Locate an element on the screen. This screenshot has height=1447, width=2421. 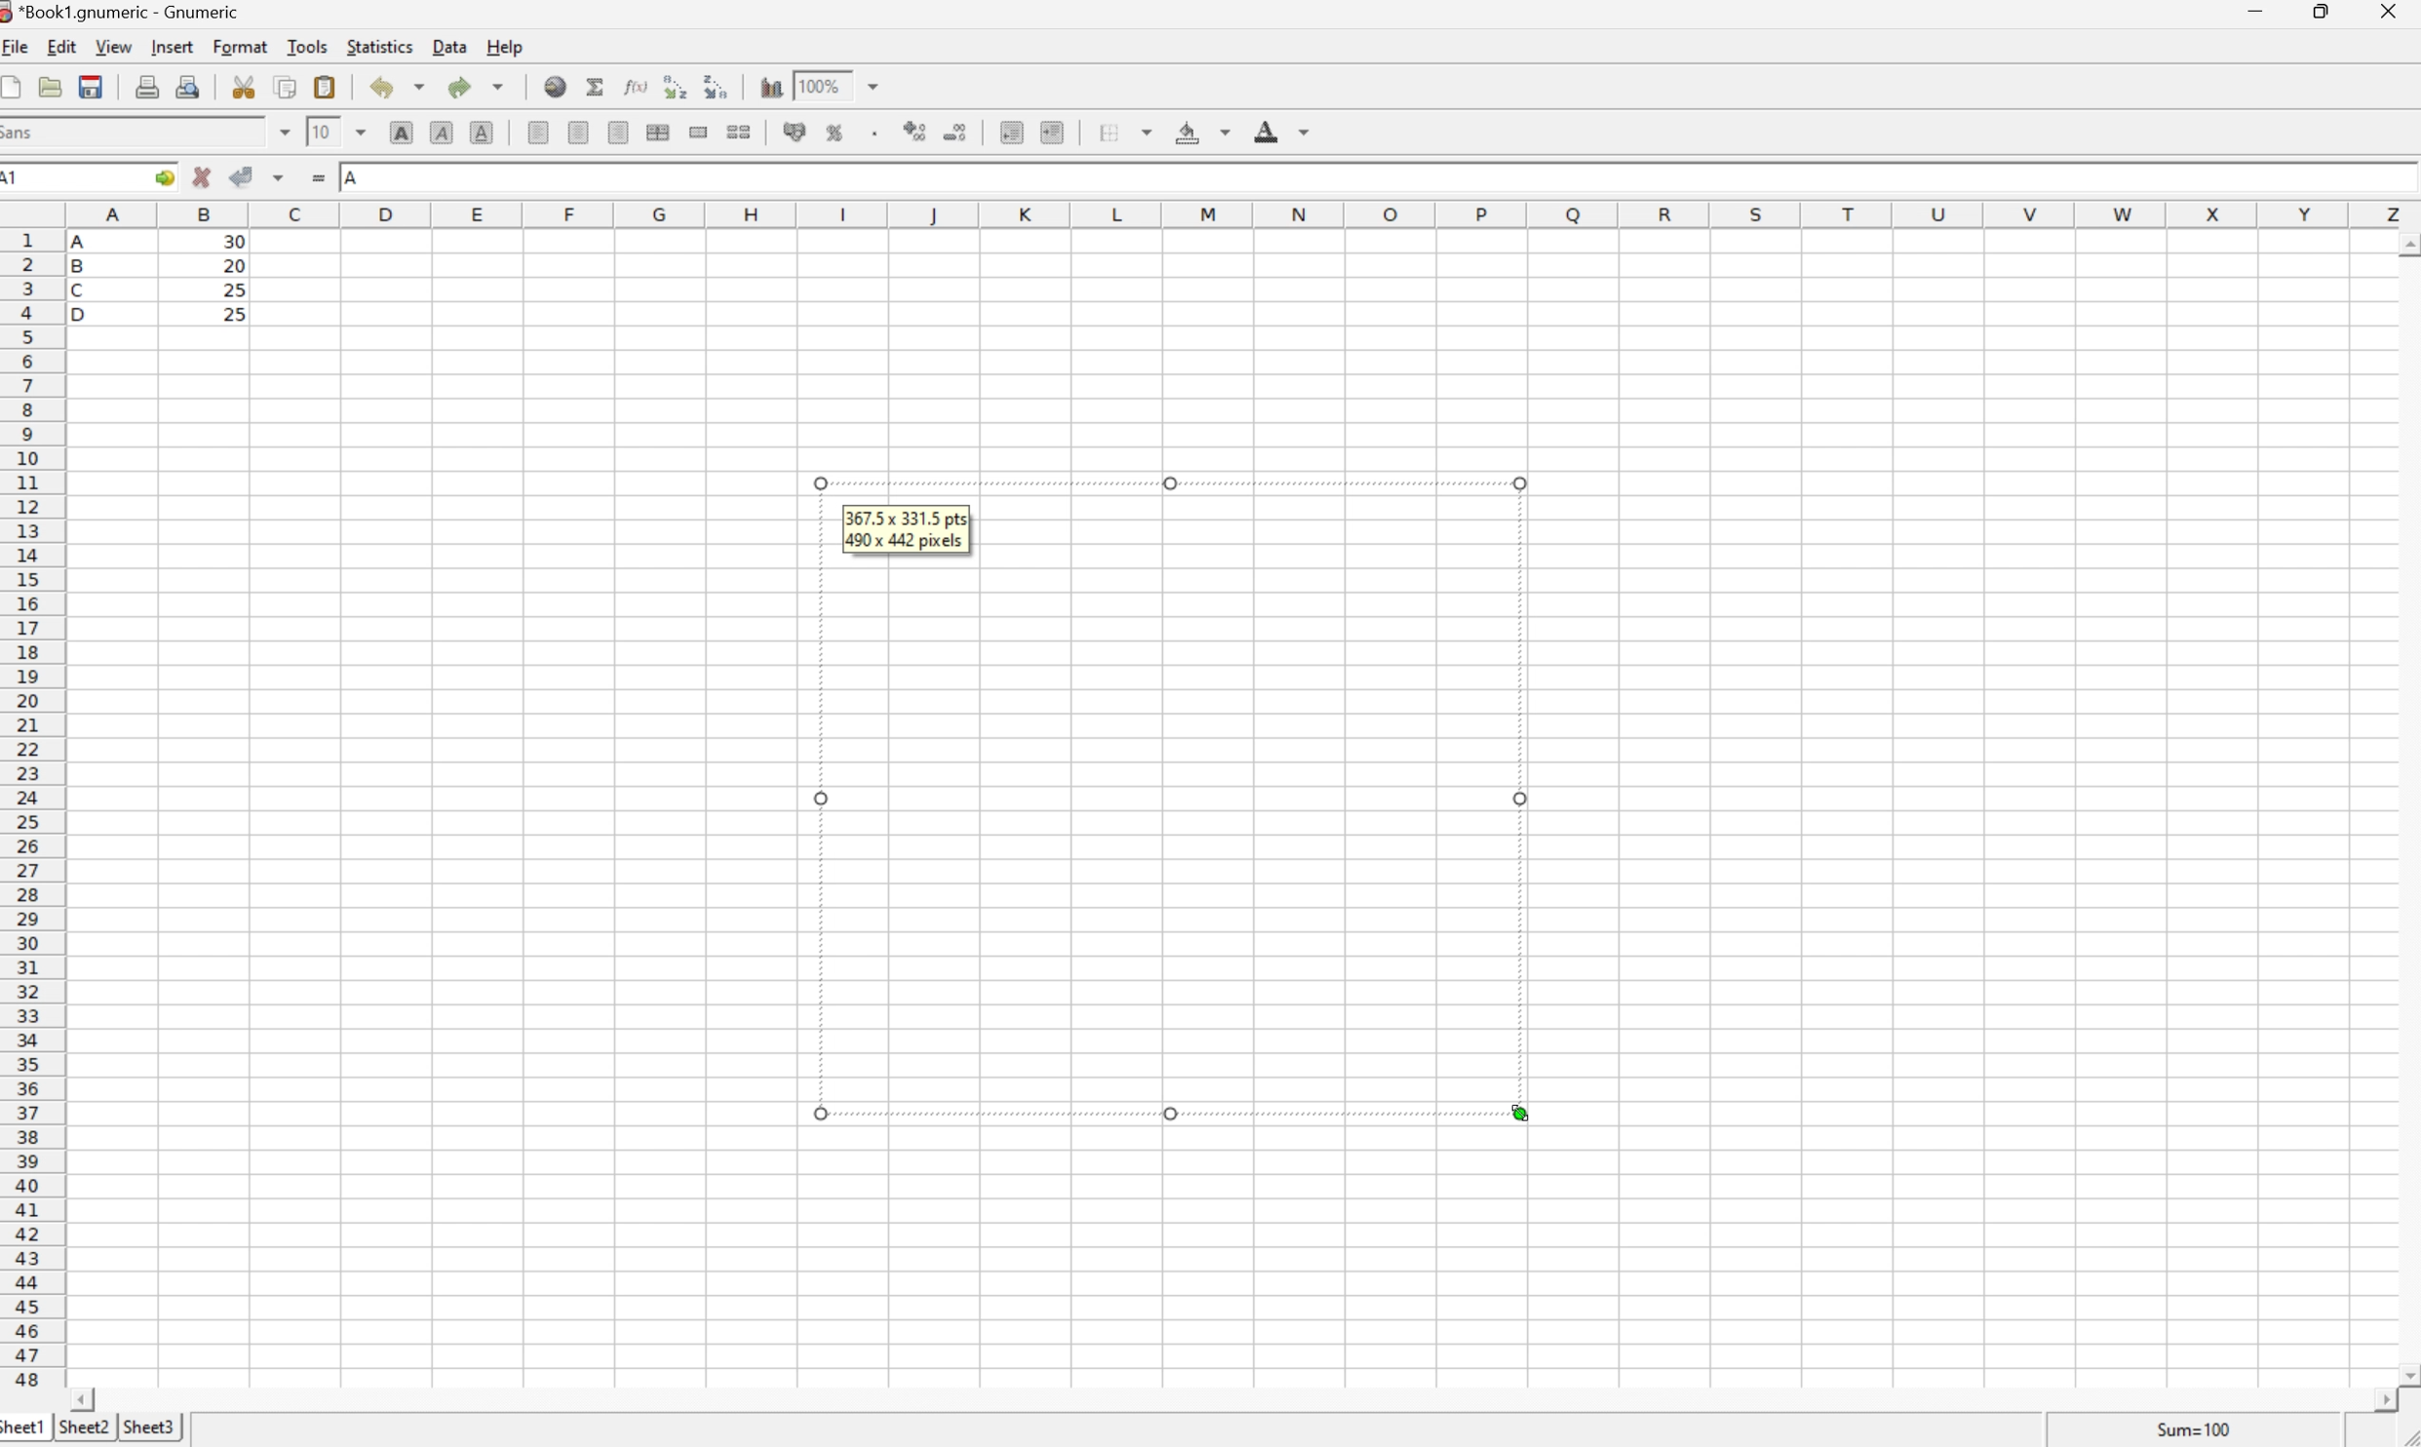
Bold is located at coordinates (401, 133).